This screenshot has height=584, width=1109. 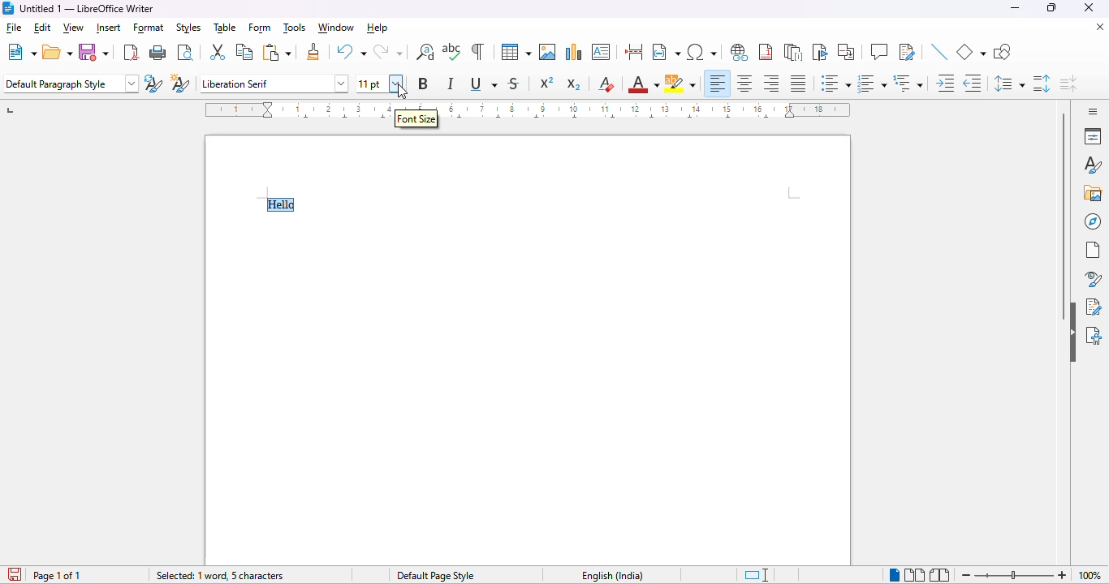 What do you see at coordinates (1092, 576) in the screenshot?
I see `zoom factor` at bounding box center [1092, 576].